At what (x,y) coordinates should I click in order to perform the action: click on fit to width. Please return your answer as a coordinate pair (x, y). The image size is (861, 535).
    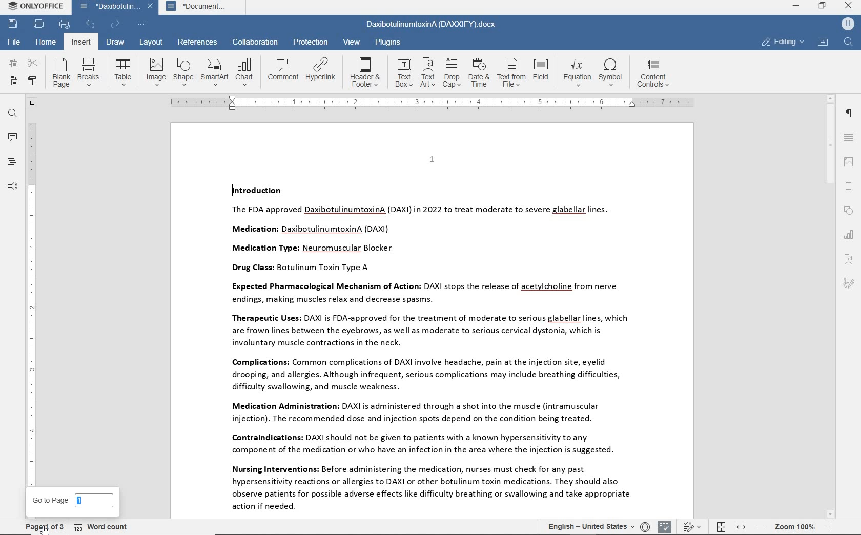
    Looking at the image, I should click on (741, 527).